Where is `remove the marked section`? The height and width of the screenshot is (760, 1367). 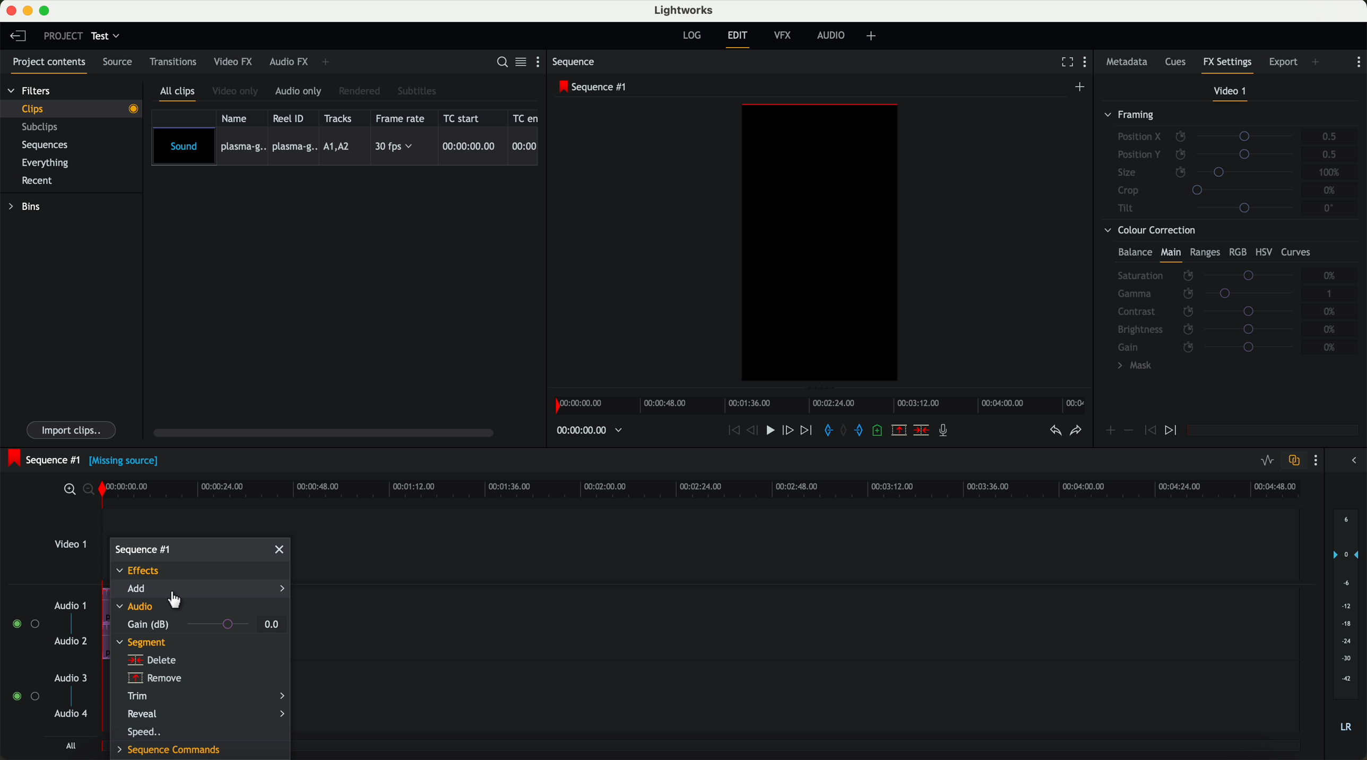 remove the marked section is located at coordinates (899, 431).